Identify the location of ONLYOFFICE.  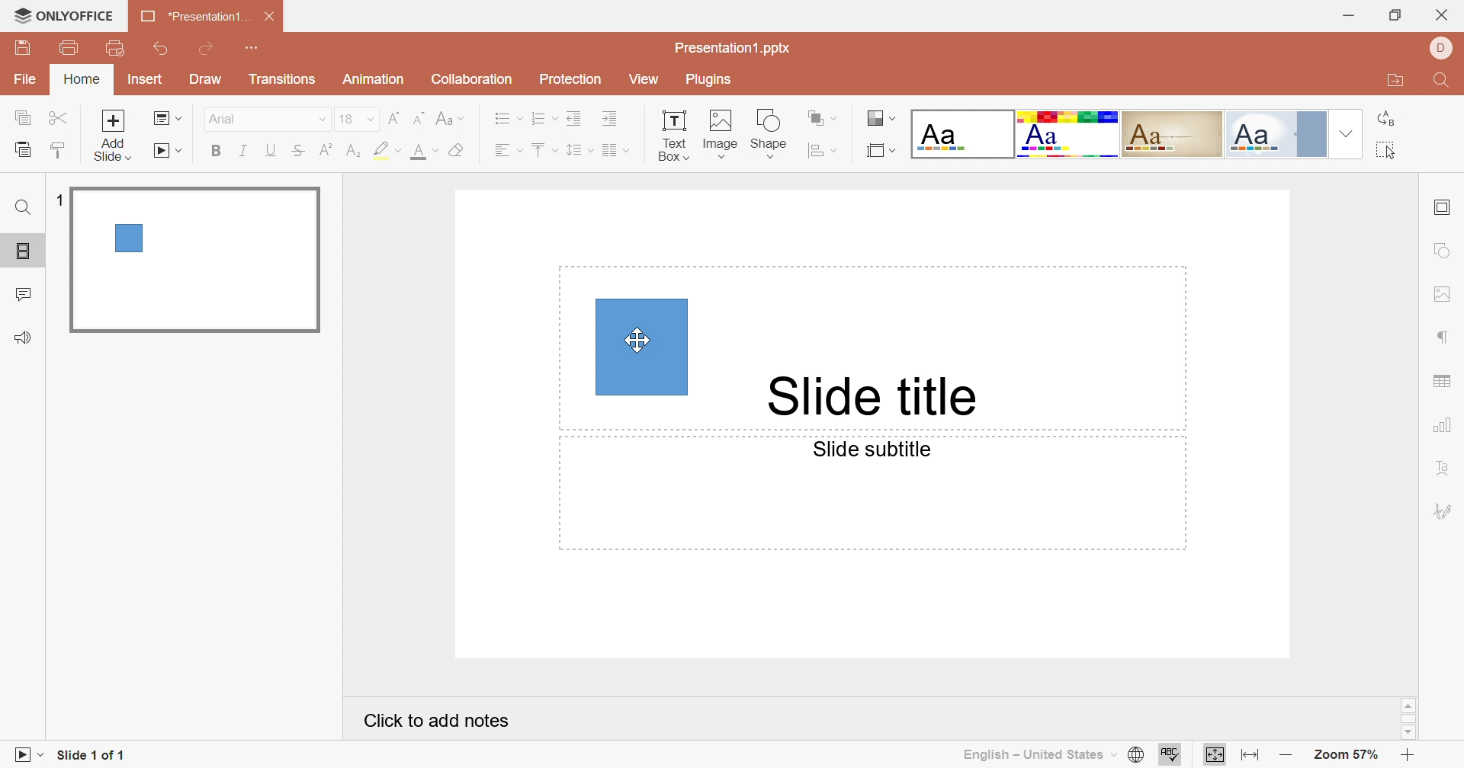
(65, 14).